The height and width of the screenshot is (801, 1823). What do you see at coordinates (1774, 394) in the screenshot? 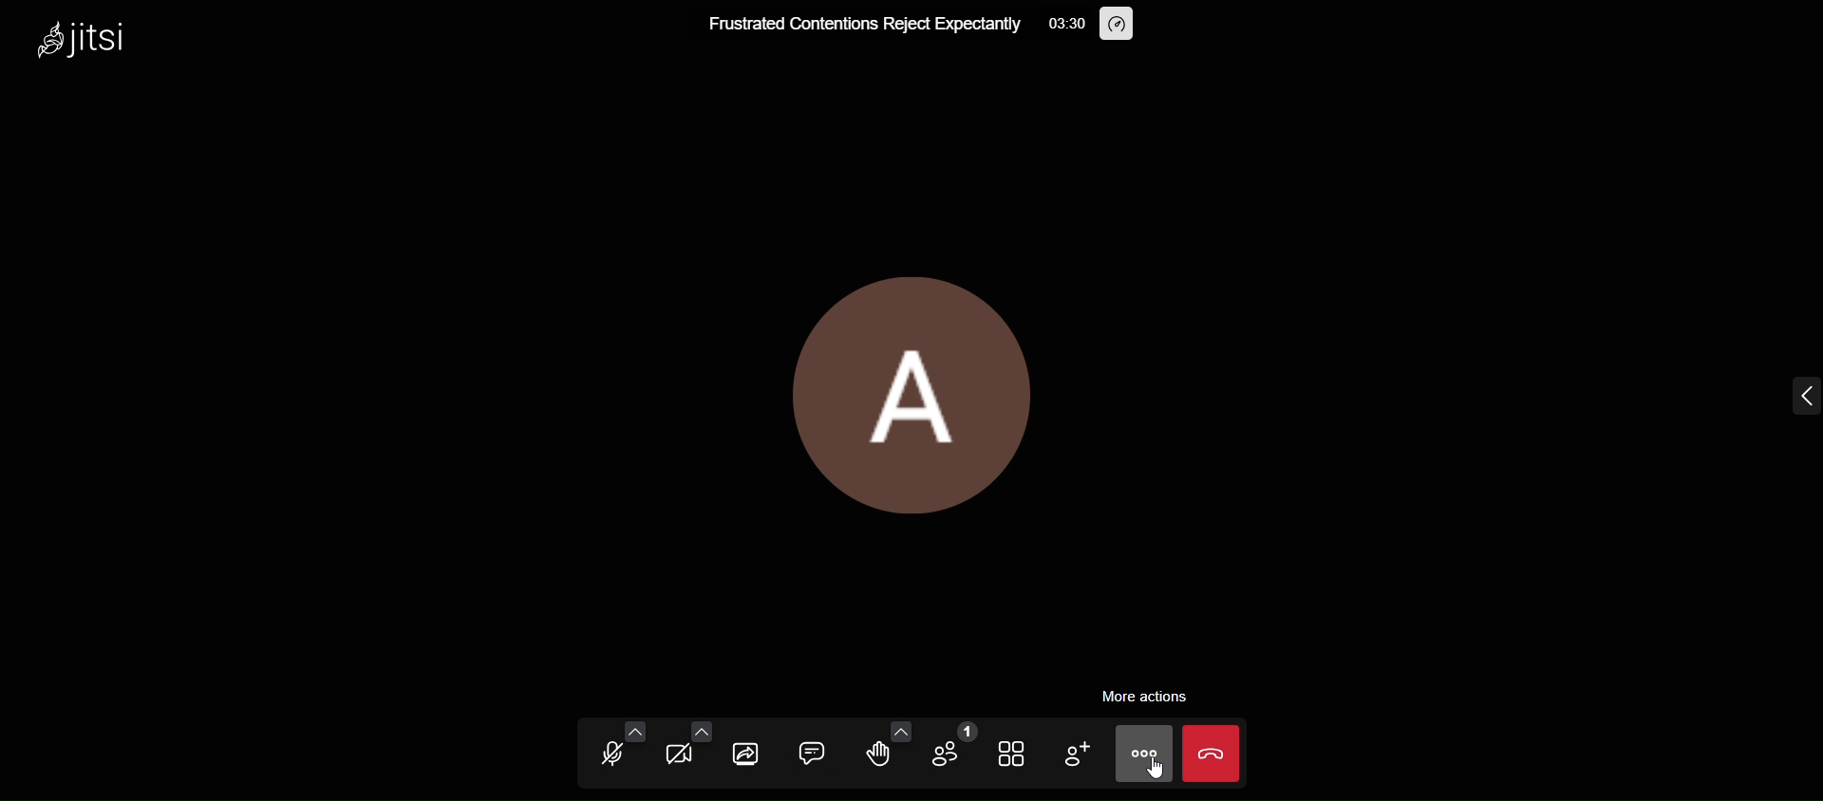
I see `Expand` at bounding box center [1774, 394].